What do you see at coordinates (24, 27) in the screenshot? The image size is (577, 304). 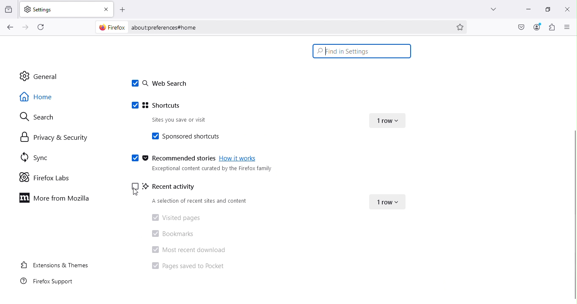 I see `Go forward one page` at bounding box center [24, 27].